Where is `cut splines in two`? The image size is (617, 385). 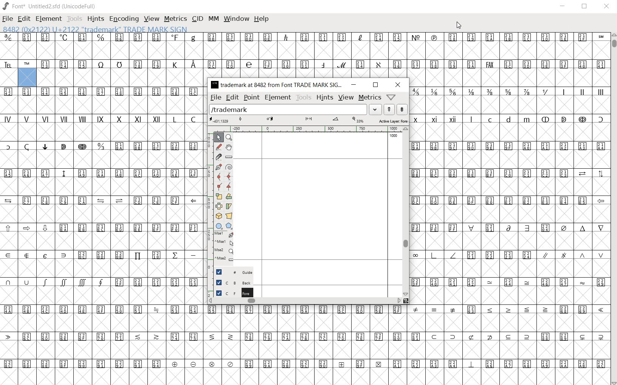 cut splines in two is located at coordinates (218, 157).